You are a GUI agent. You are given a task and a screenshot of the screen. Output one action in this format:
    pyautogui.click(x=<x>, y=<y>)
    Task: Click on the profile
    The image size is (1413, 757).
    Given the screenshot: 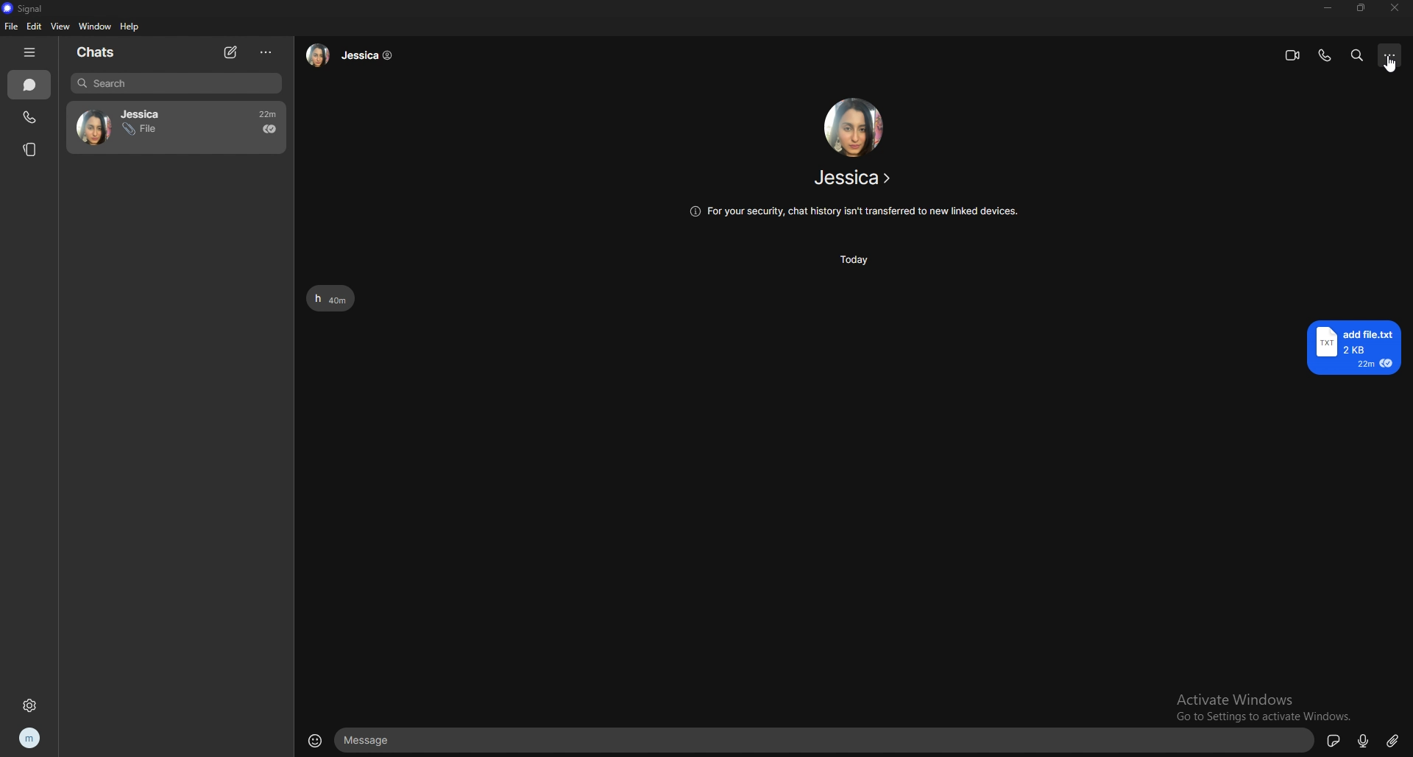 What is the action you would take?
    pyautogui.click(x=30, y=739)
    